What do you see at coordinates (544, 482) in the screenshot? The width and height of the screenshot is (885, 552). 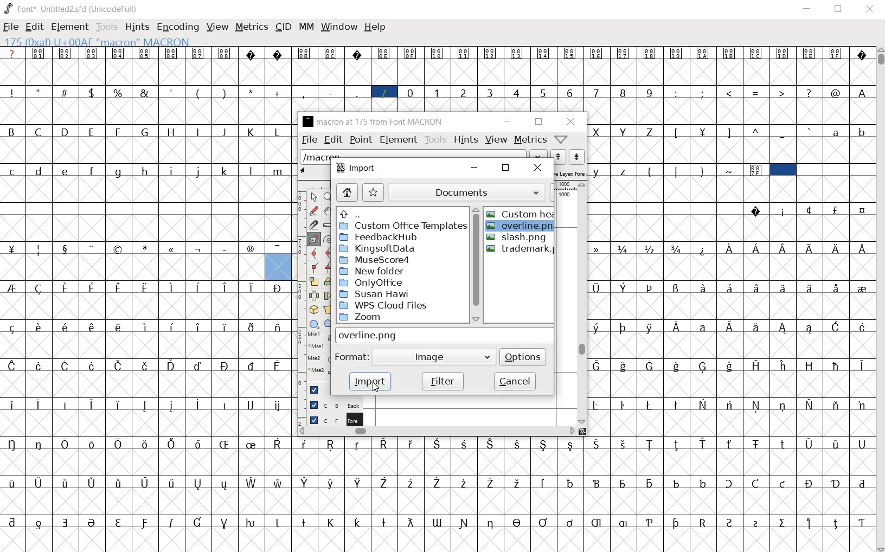 I see `Symbol` at bounding box center [544, 482].